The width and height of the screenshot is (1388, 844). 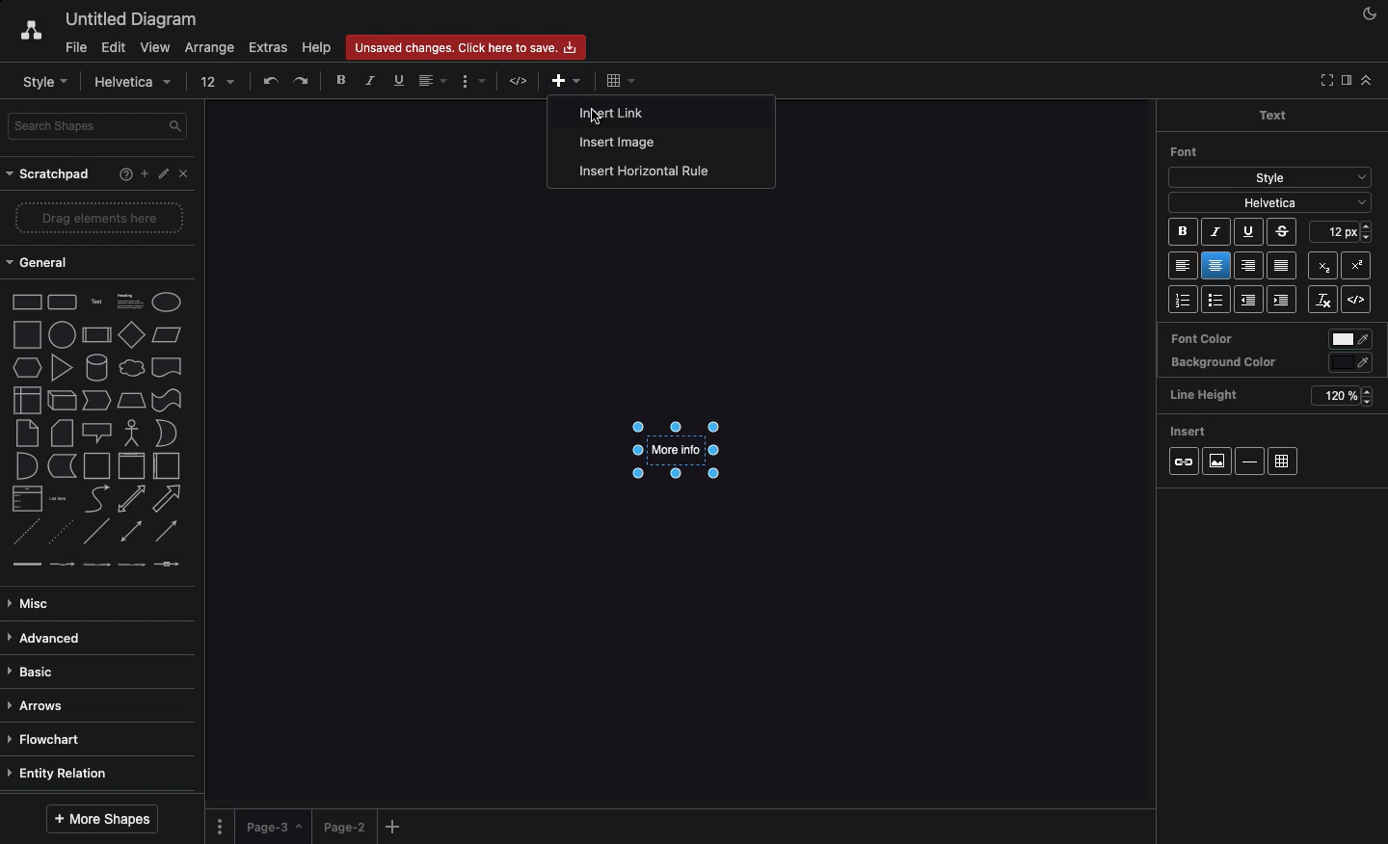 What do you see at coordinates (1321, 263) in the screenshot?
I see `Superscript ` at bounding box center [1321, 263].